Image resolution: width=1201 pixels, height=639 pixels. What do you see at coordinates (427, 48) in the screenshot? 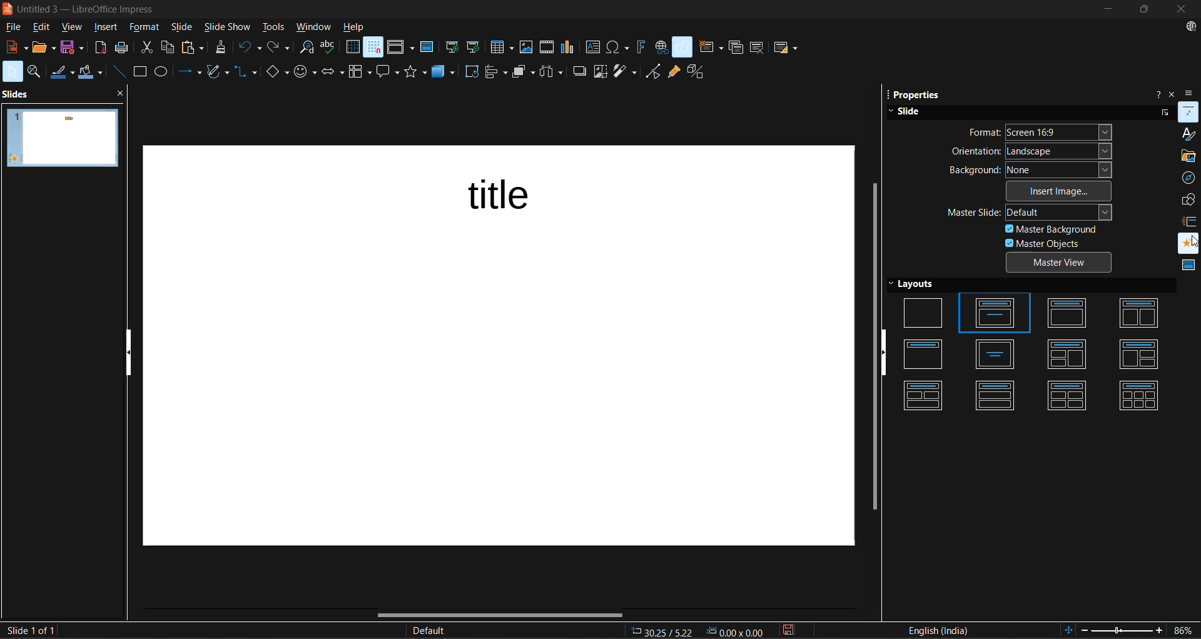
I see `master slide` at bounding box center [427, 48].